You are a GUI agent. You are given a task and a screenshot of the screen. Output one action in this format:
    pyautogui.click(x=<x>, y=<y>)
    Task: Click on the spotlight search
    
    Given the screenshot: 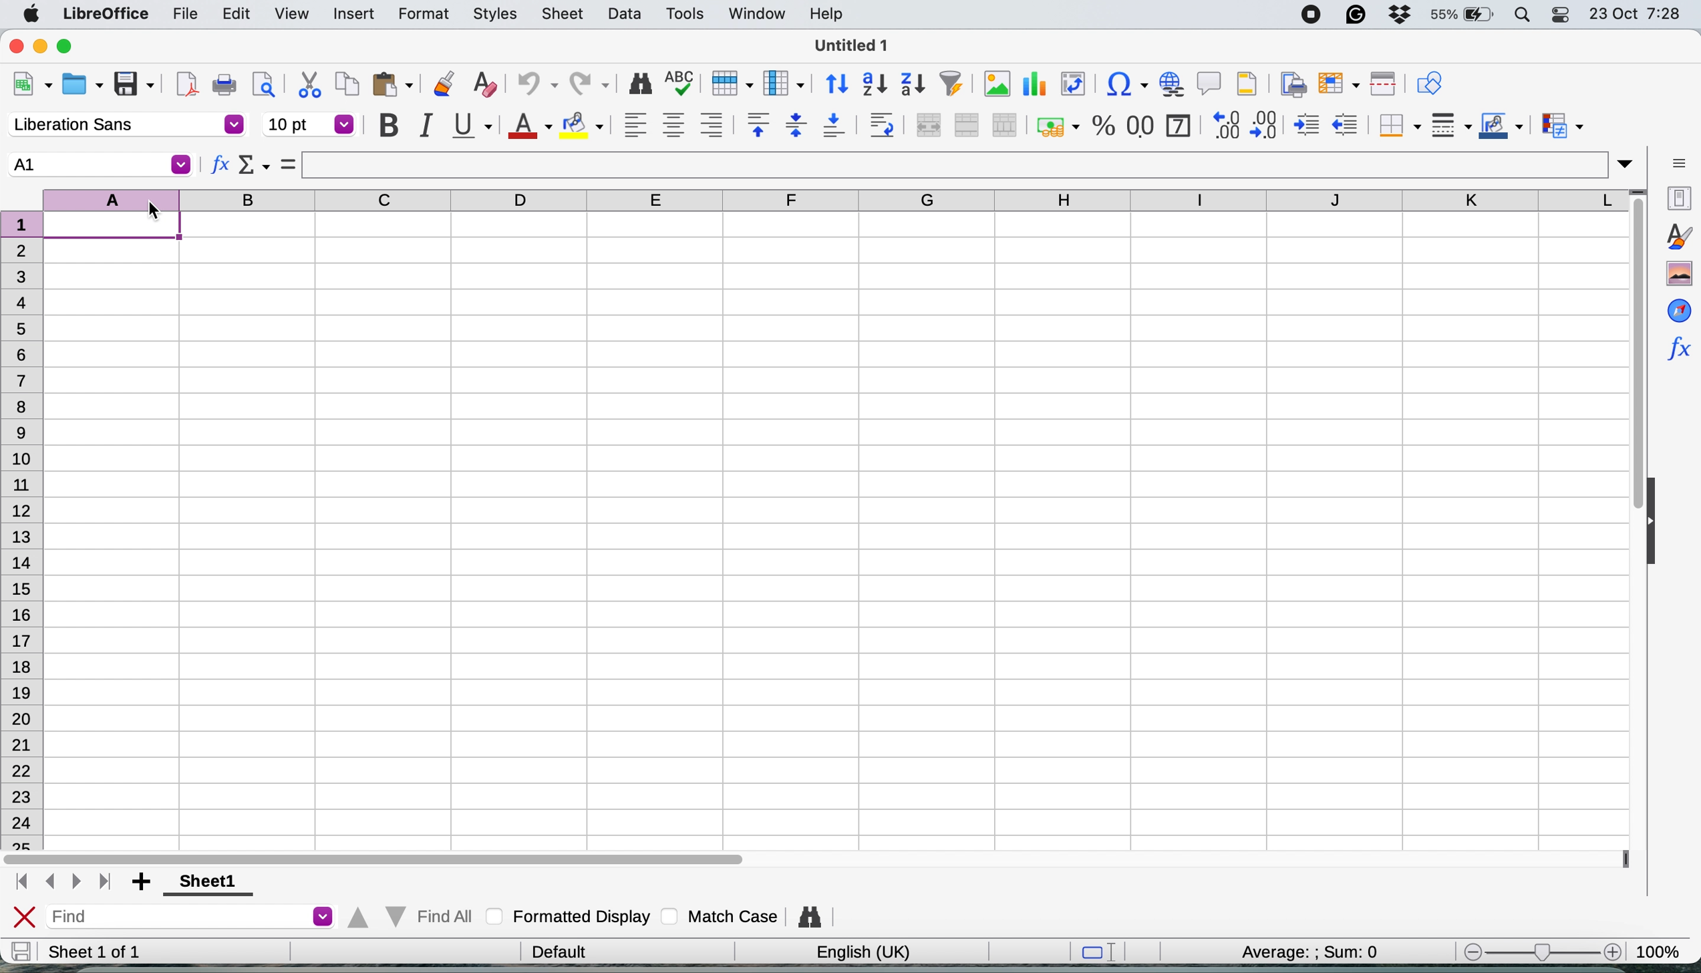 What is the action you would take?
    pyautogui.click(x=1520, y=15)
    